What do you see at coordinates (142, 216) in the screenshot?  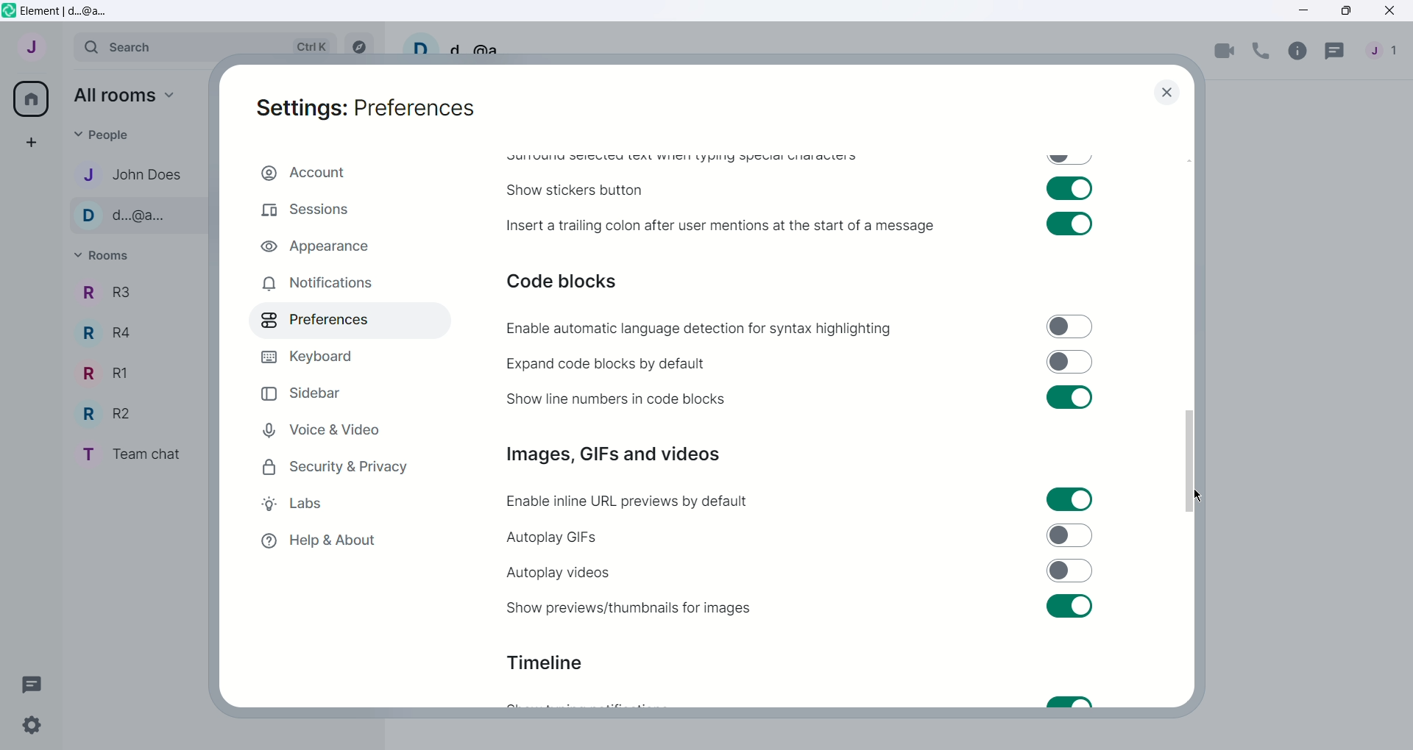 I see `d...@a... - Contact name` at bounding box center [142, 216].